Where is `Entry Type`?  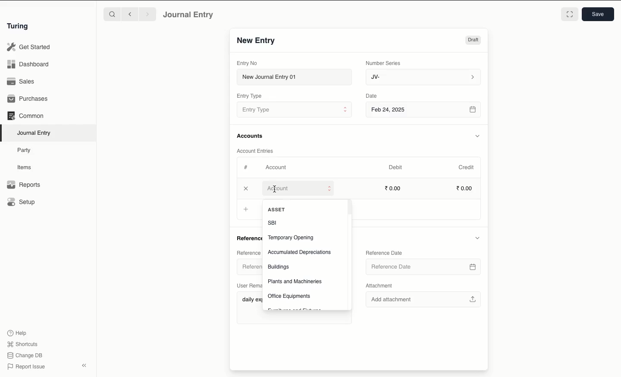 Entry Type is located at coordinates (249, 96).